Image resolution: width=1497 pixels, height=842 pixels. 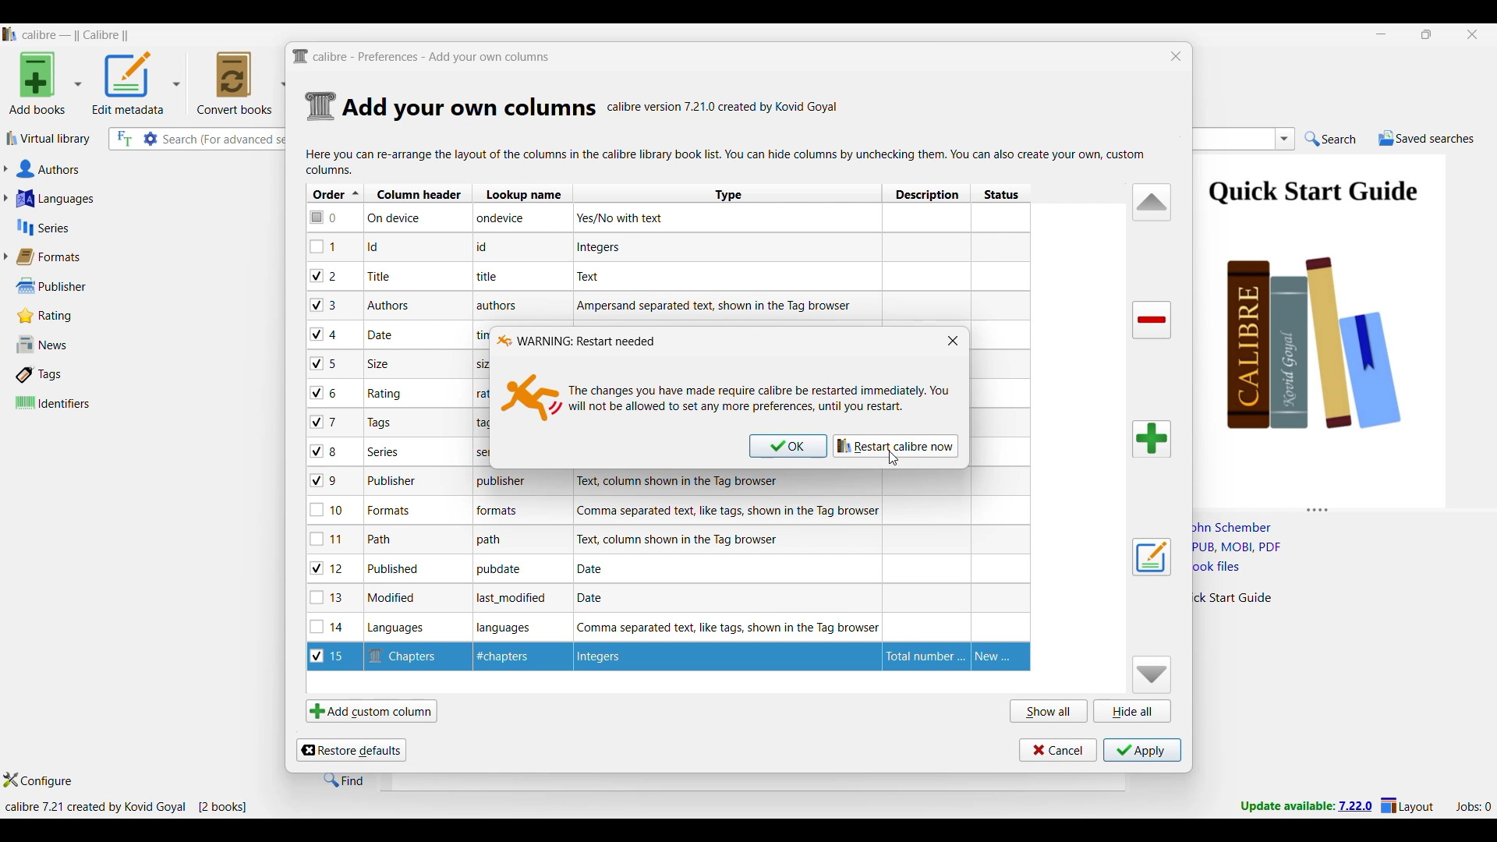 What do you see at coordinates (324, 334) in the screenshot?
I see `checkbox - 4` at bounding box center [324, 334].